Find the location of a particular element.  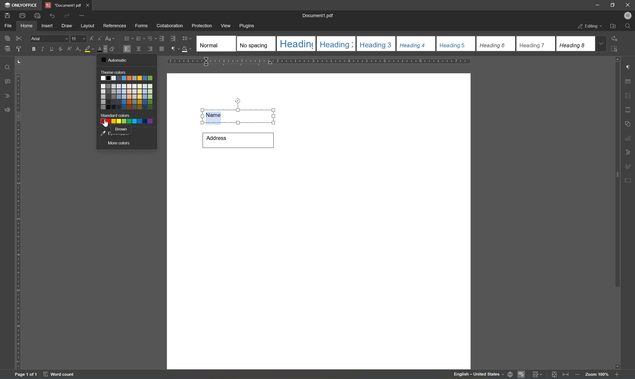

find is located at coordinates (628, 26).